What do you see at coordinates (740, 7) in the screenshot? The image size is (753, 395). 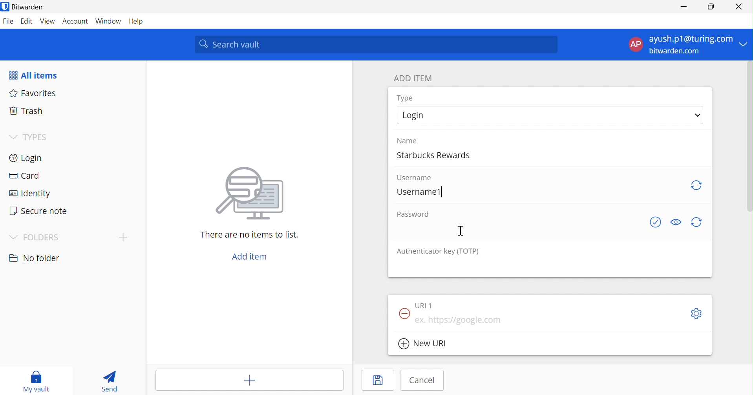 I see `Close` at bounding box center [740, 7].